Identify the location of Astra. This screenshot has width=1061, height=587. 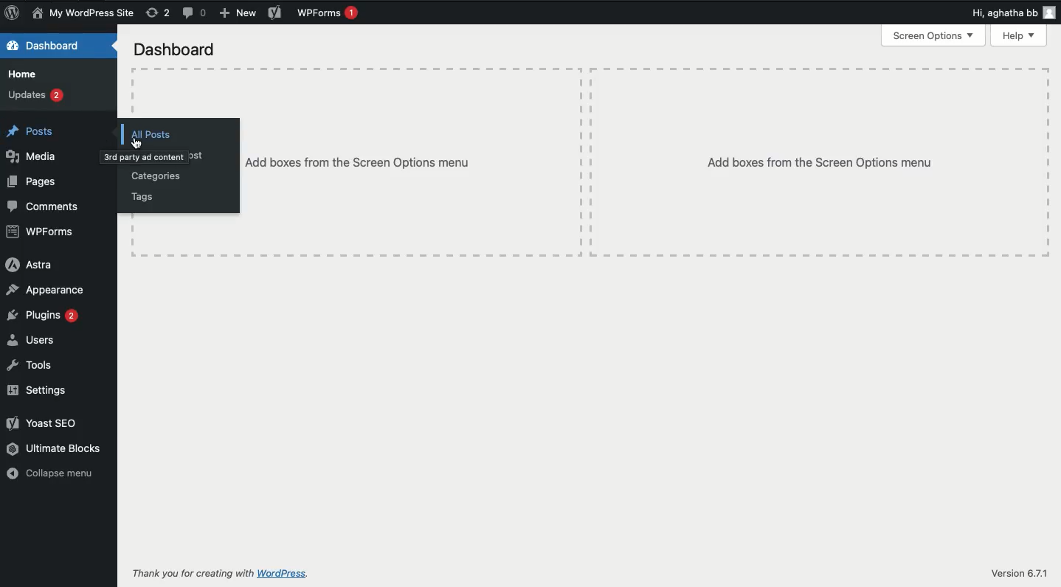
(29, 266).